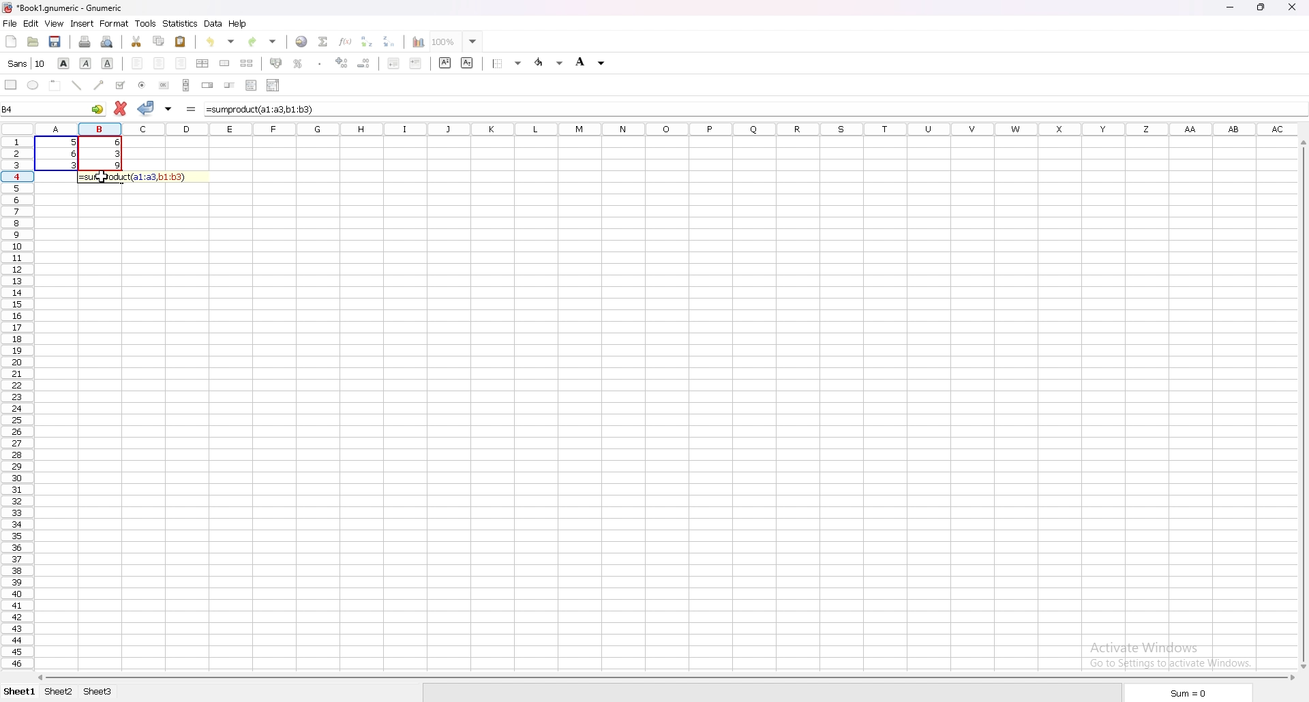 Image resolution: width=1309 pixels, height=702 pixels. What do you see at coordinates (265, 41) in the screenshot?
I see `redo` at bounding box center [265, 41].